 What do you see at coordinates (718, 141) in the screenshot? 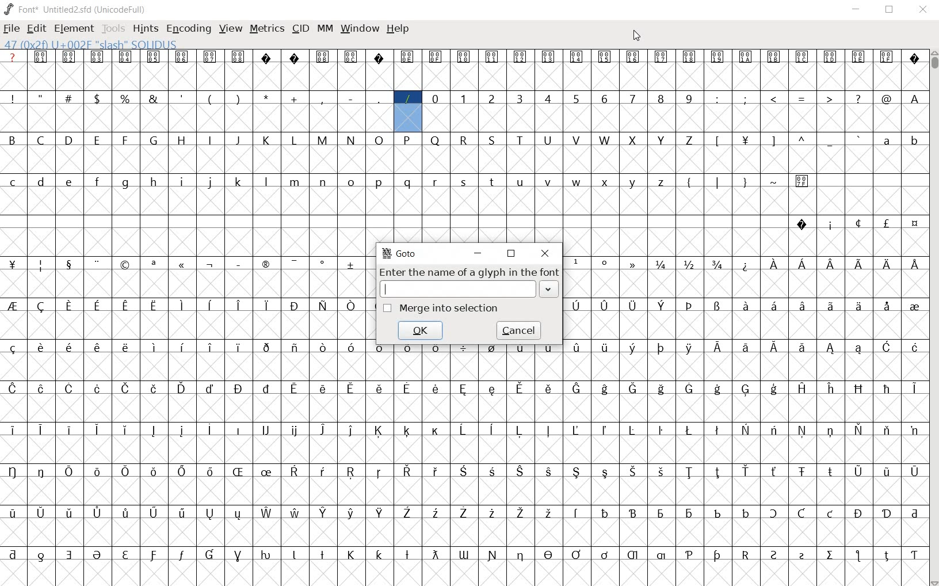
I see `glyph` at bounding box center [718, 141].